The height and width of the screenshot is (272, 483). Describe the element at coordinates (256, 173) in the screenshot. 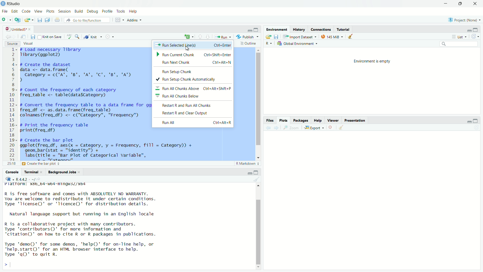

I see `maximize` at that location.